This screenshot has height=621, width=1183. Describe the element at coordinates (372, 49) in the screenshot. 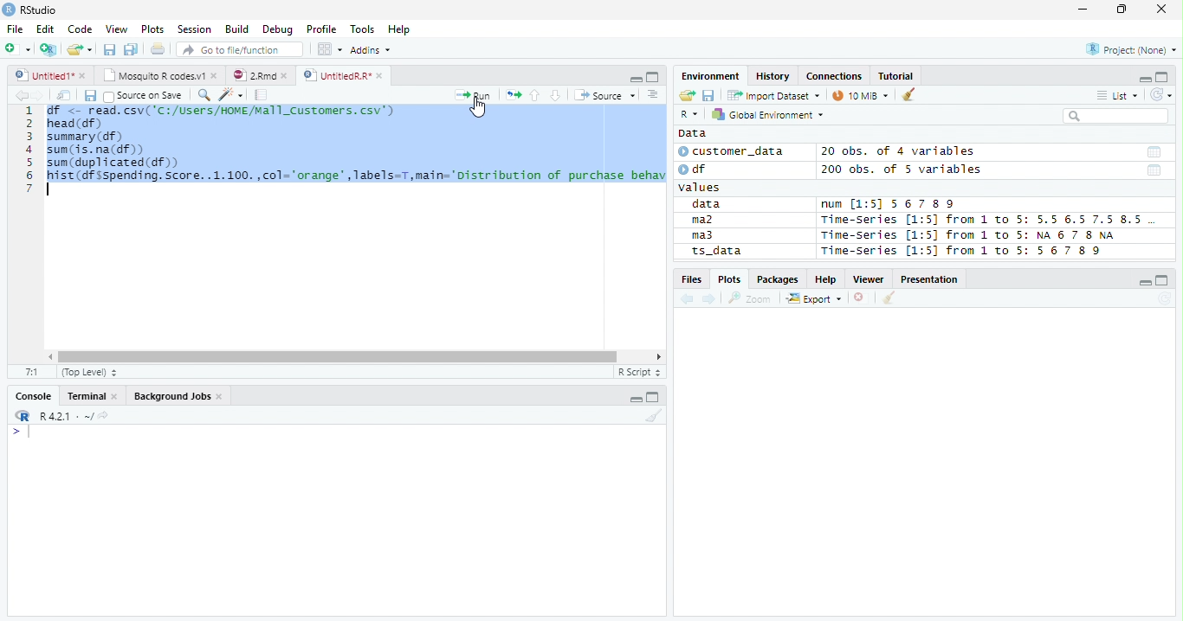

I see `Addins` at that location.